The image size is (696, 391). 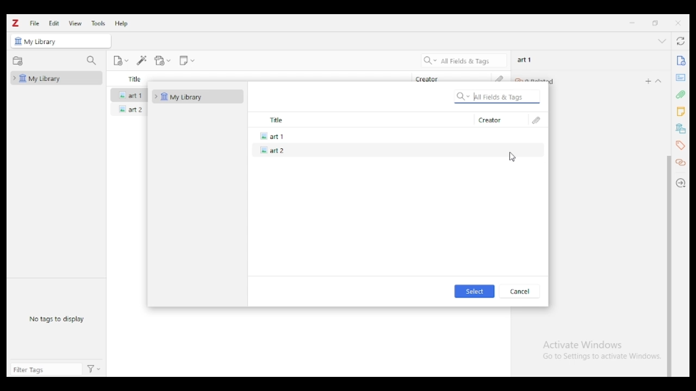 What do you see at coordinates (669, 266) in the screenshot?
I see `vertical scroll bar` at bounding box center [669, 266].